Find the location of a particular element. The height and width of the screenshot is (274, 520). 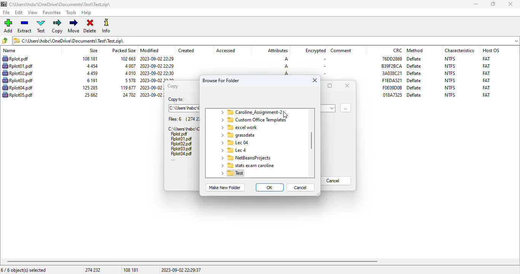

copy to:  is located at coordinates (176, 100).